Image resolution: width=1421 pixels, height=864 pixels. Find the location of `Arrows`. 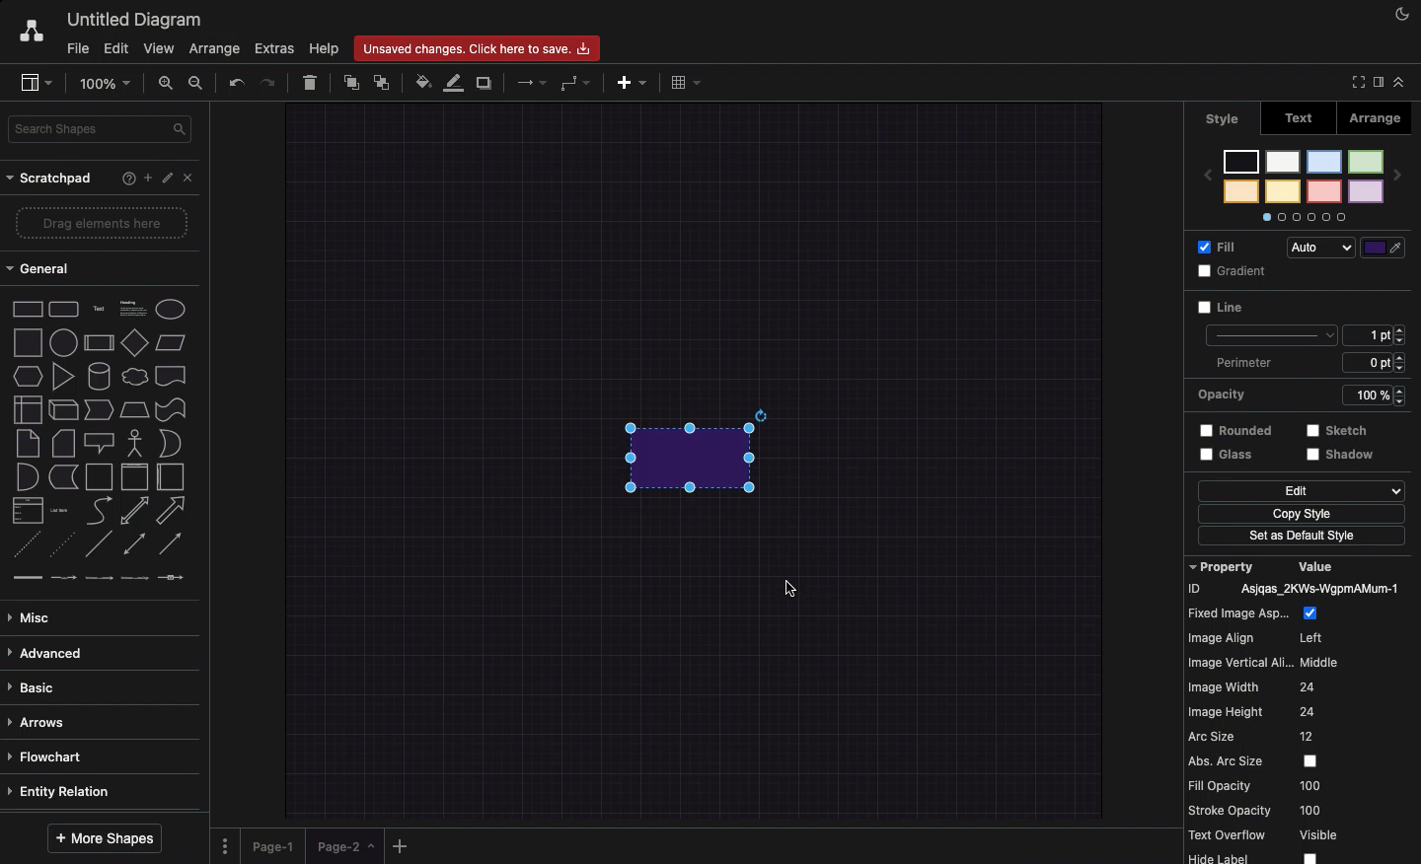

Arrows is located at coordinates (526, 81).